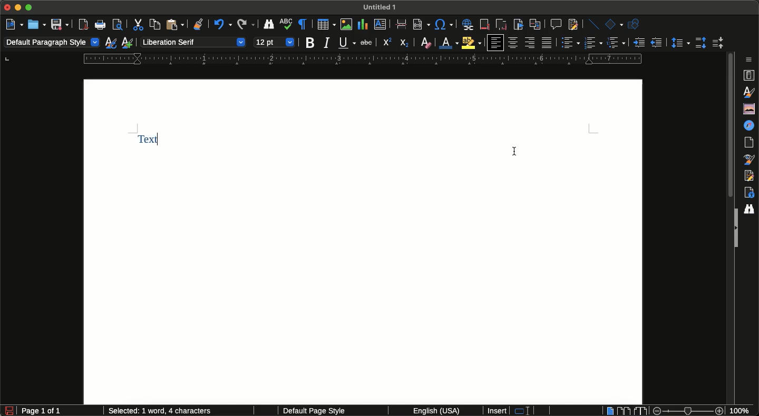  Describe the element at coordinates (365, 43) in the screenshot. I see `Strikethrough` at that location.